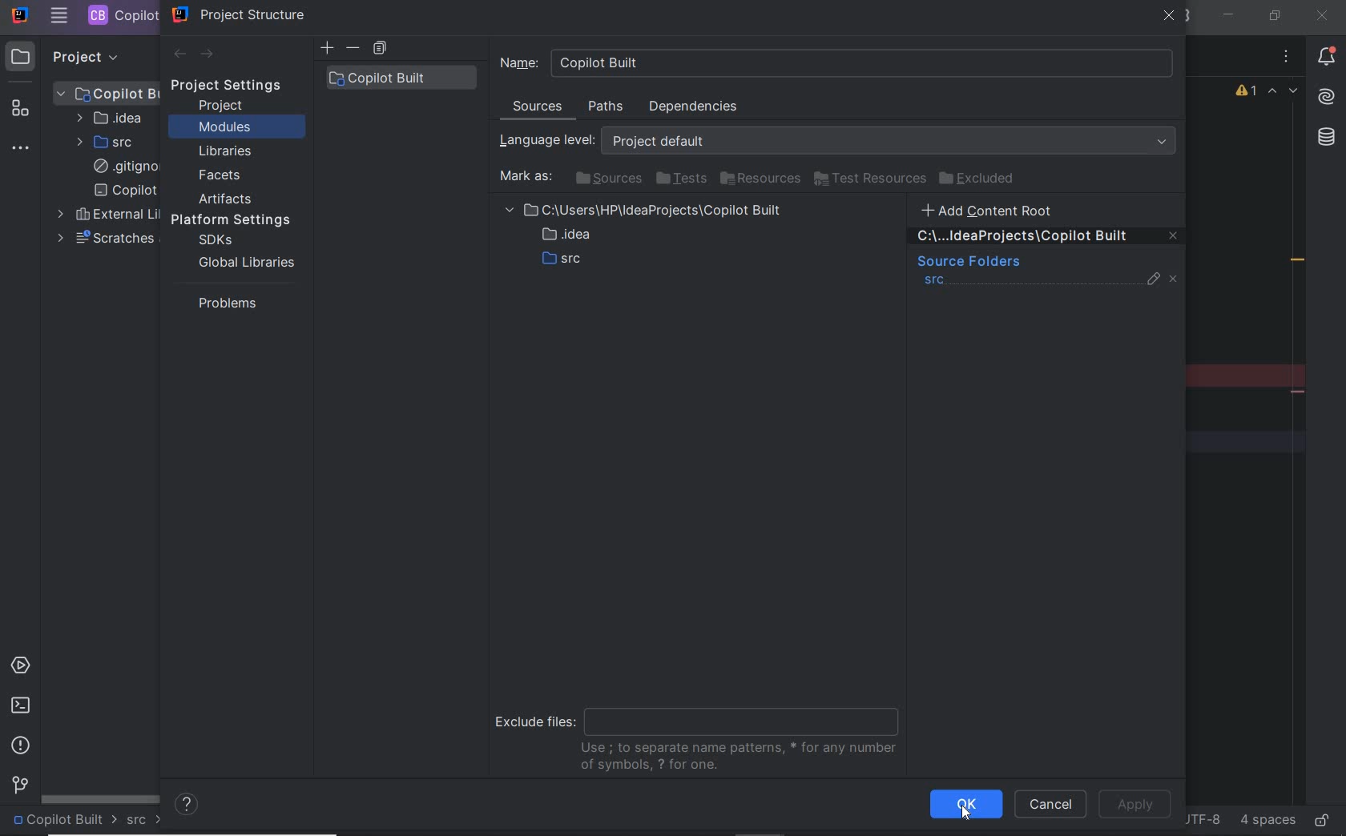 The image size is (1346, 836). Describe the element at coordinates (1155, 283) in the screenshot. I see `edit properties` at that location.